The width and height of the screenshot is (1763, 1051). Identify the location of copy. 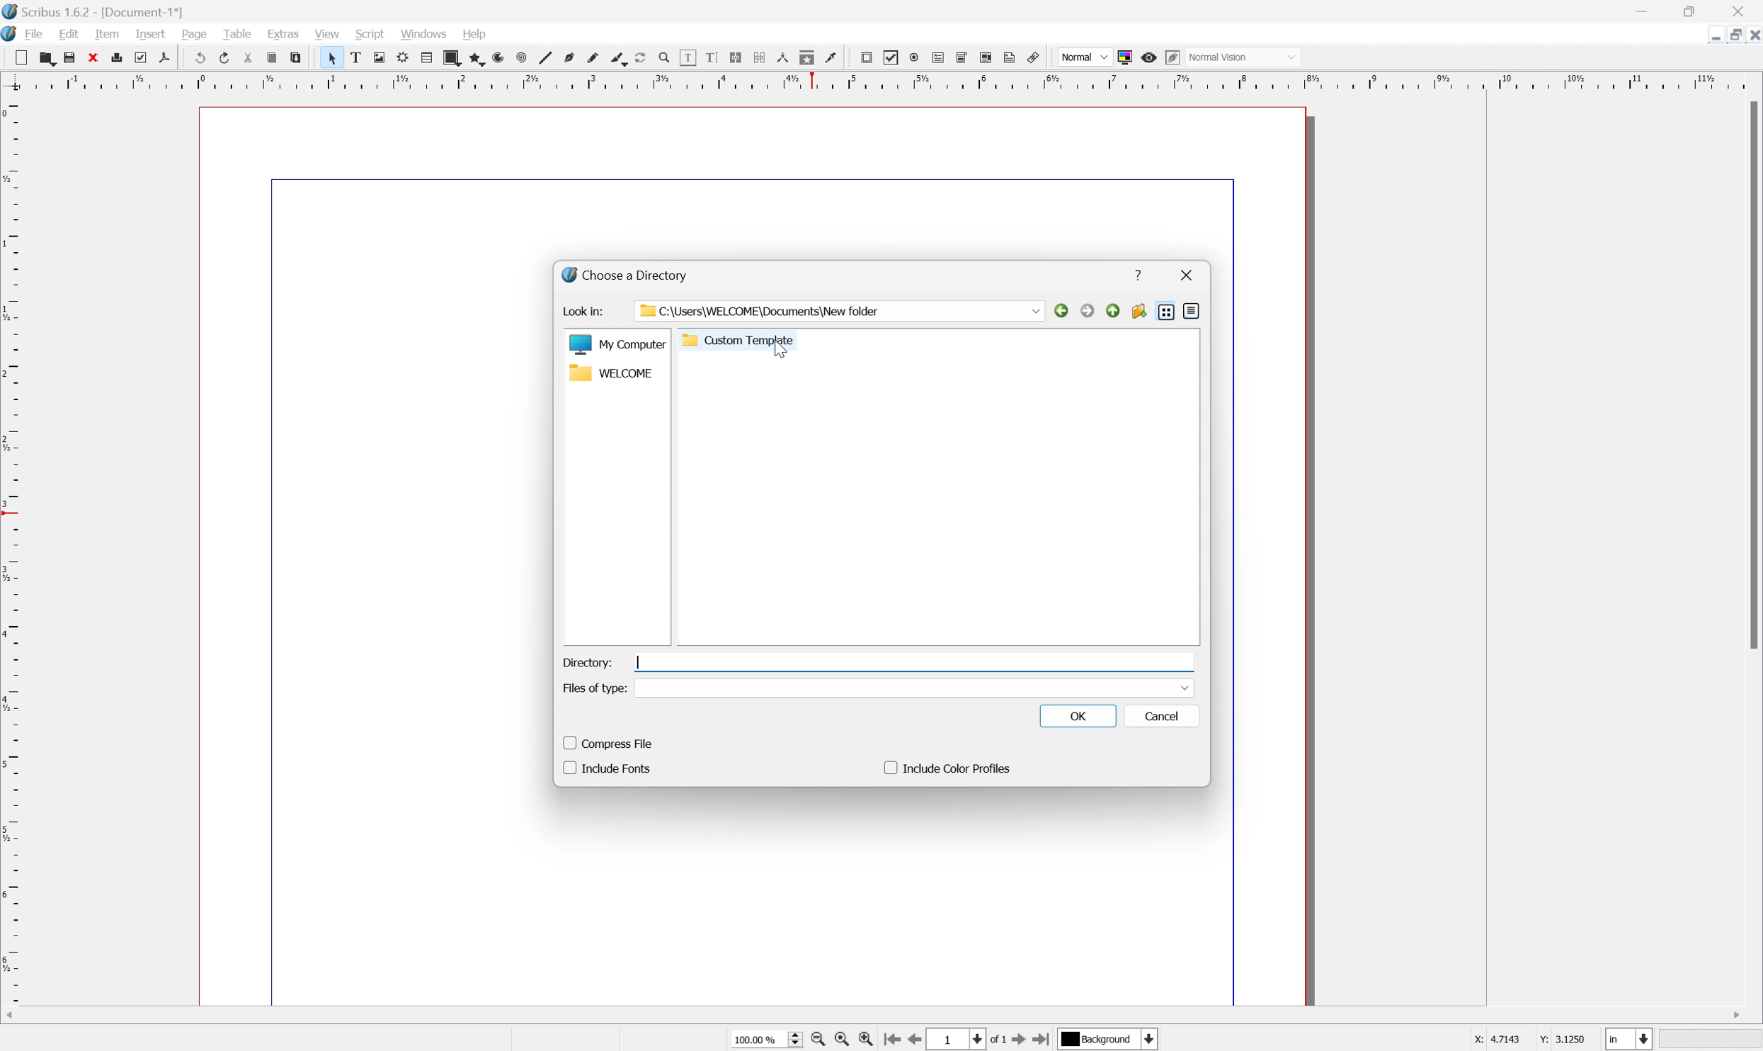
(273, 58).